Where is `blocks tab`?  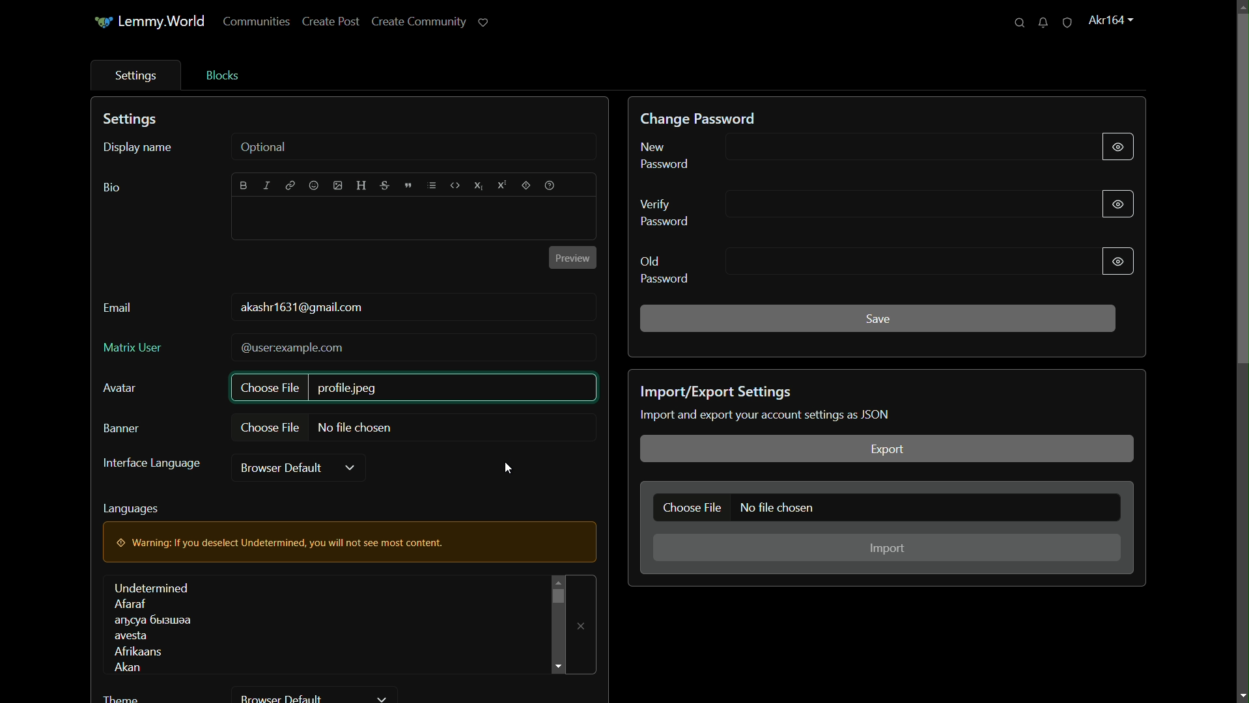
blocks tab is located at coordinates (221, 75).